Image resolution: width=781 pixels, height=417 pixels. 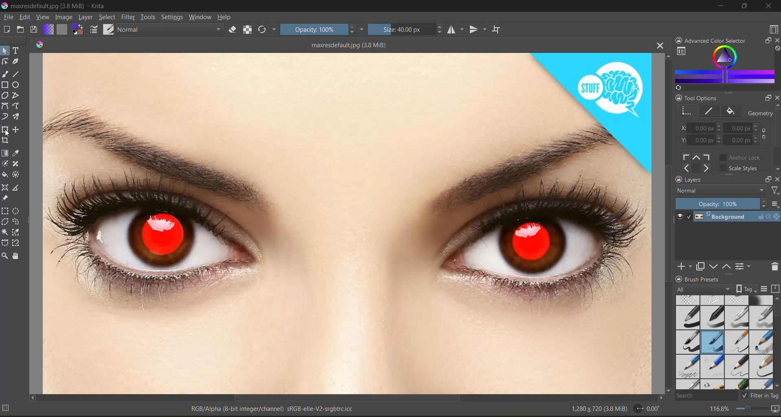 What do you see at coordinates (18, 129) in the screenshot?
I see `tool` at bounding box center [18, 129].